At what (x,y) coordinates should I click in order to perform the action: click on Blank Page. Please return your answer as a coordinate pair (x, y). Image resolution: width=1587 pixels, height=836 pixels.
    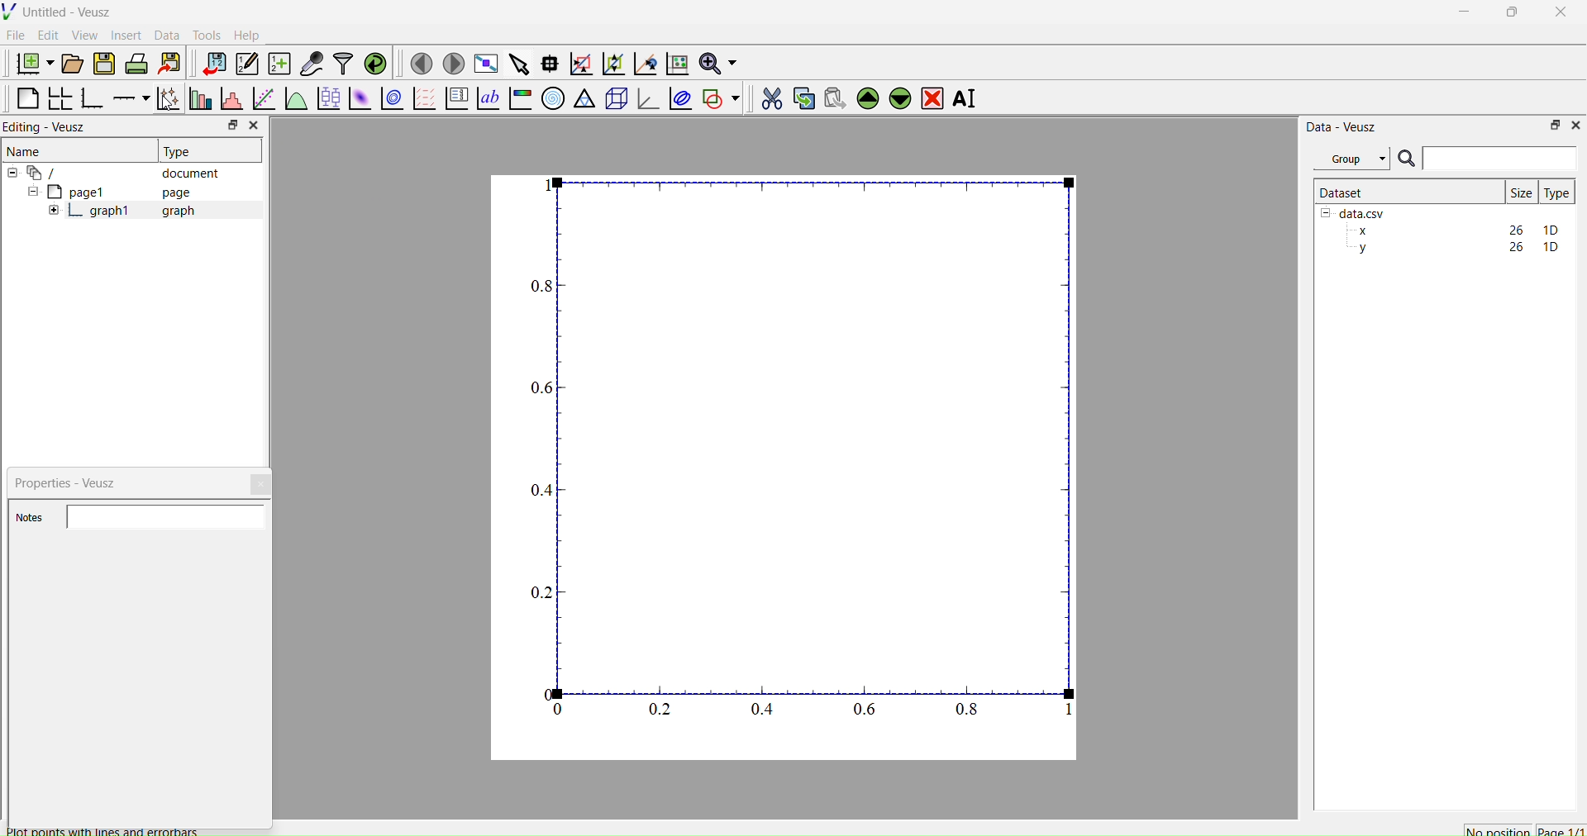
    Looking at the image, I should click on (27, 98).